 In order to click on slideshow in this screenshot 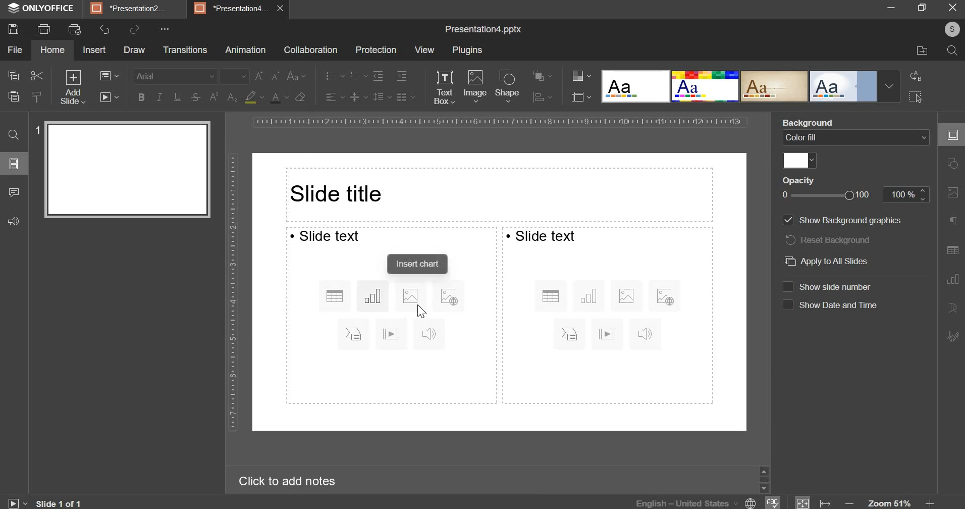, I will do `click(111, 100)`.